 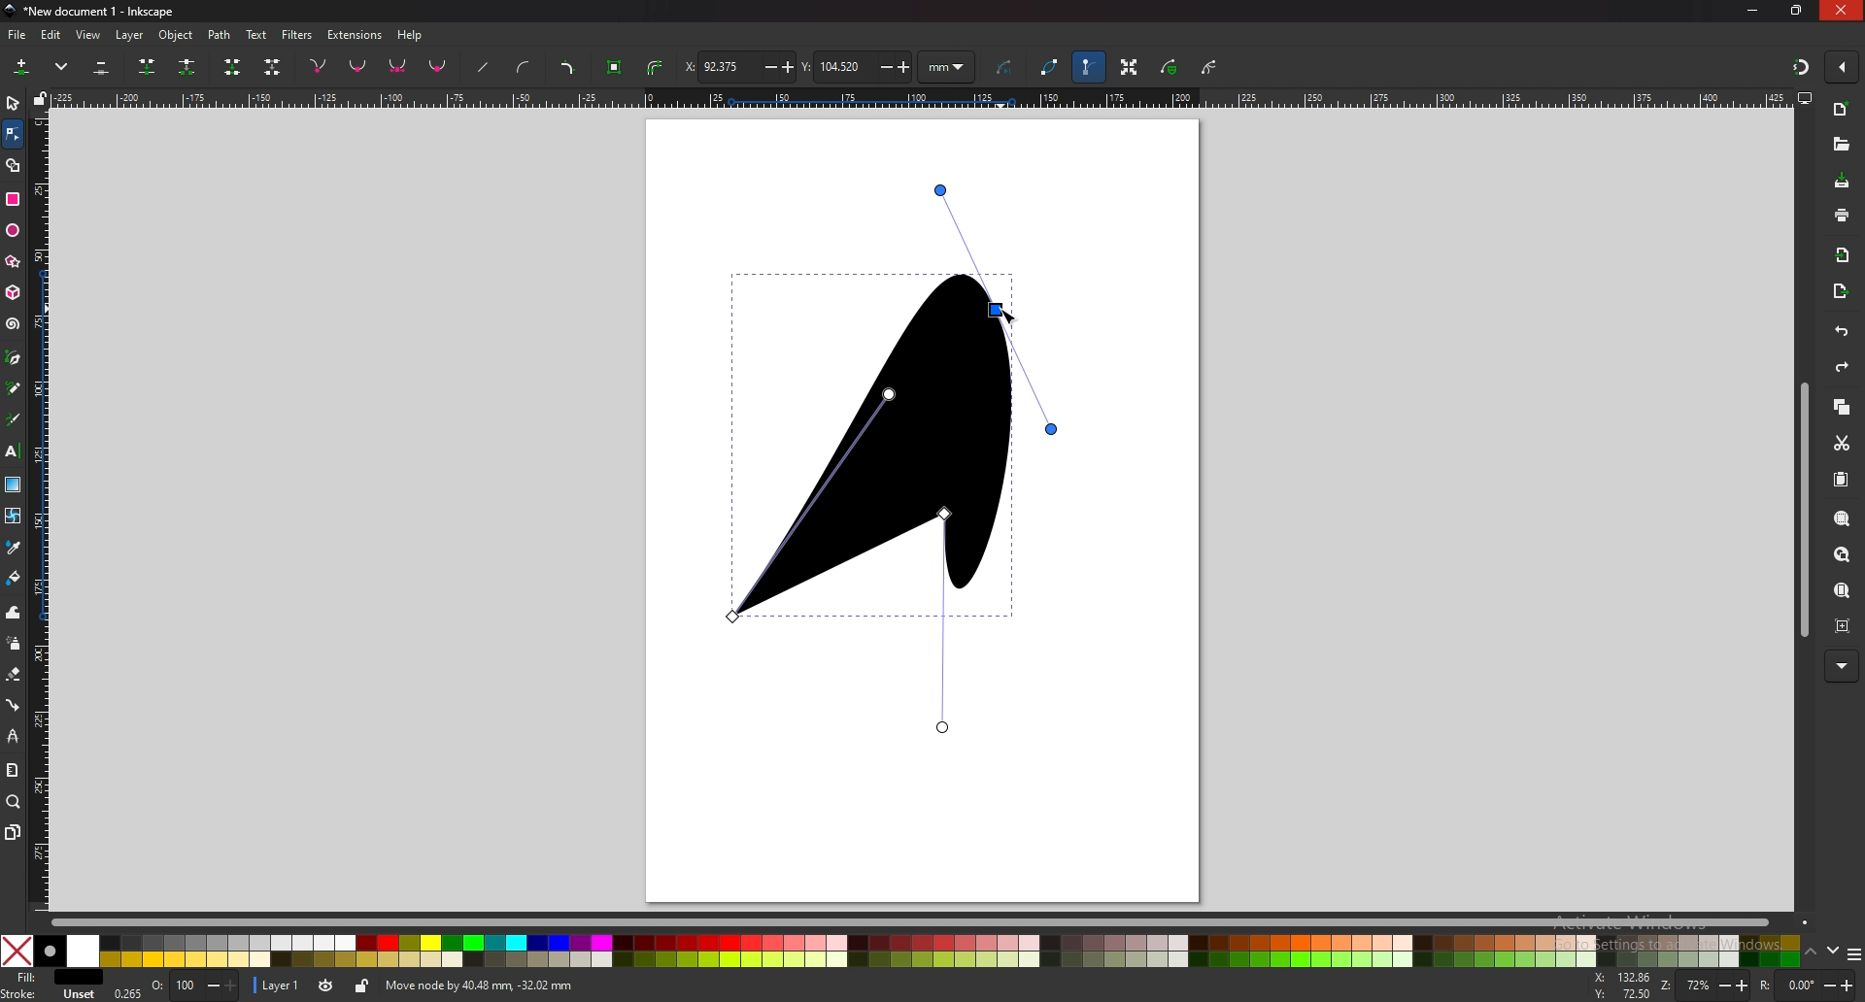 What do you see at coordinates (13, 102) in the screenshot?
I see `selector` at bounding box center [13, 102].